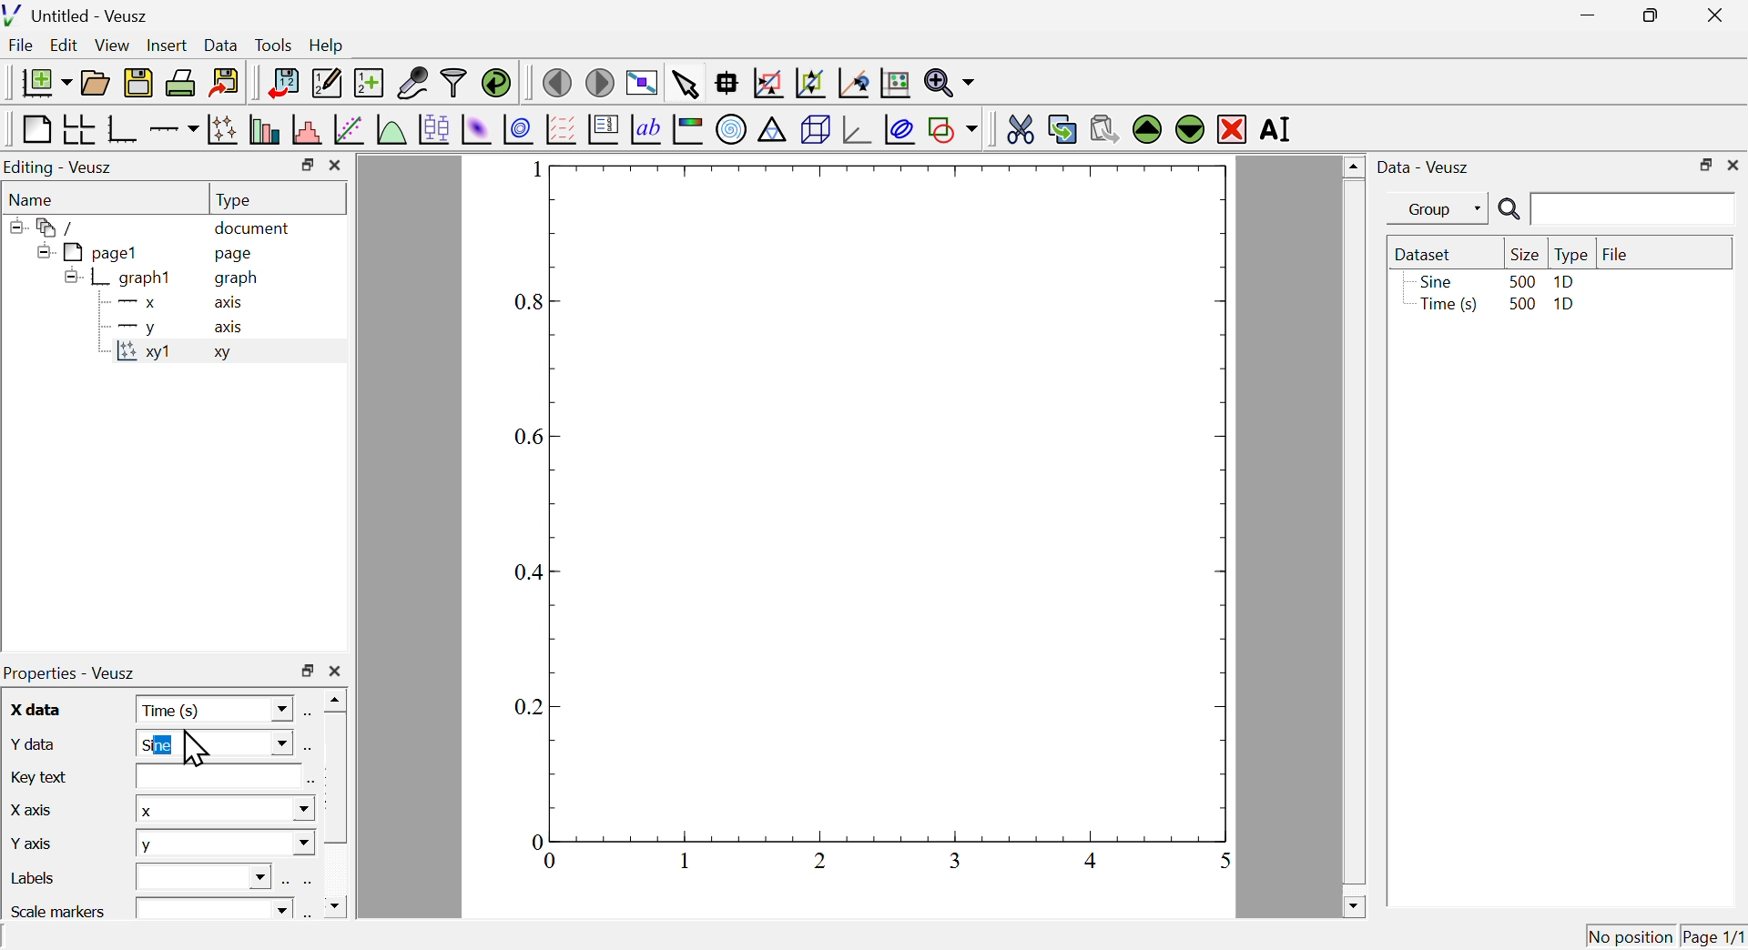 The image size is (1748, 950). What do you see at coordinates (327, 46) in the screenshot?
I see `help` at bounding box center [327, 46].